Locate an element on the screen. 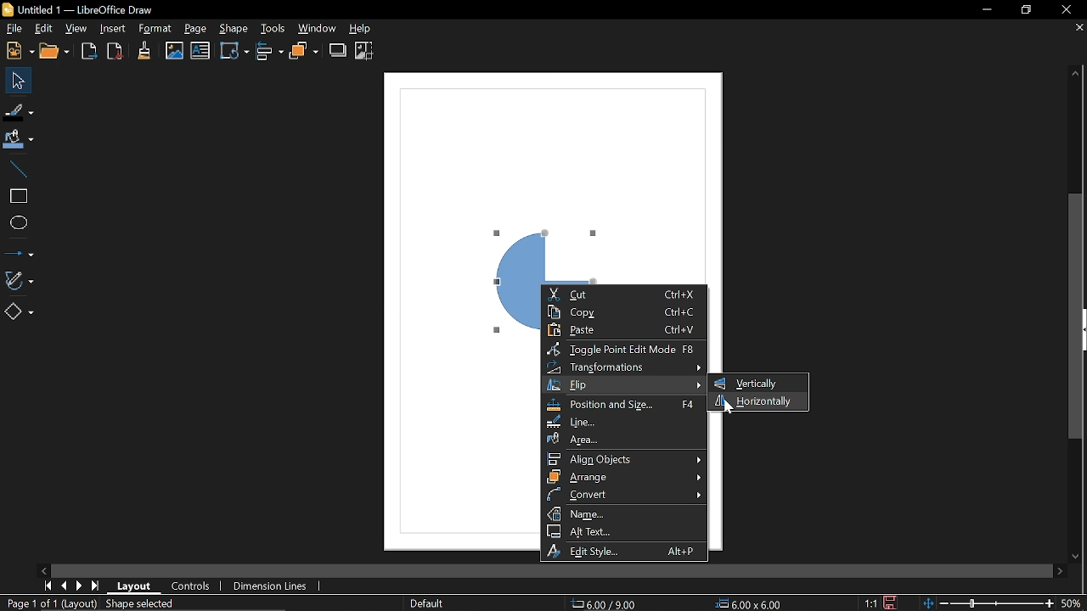 The image size is (1087, 611). Next page is located at coordinates (80, 586).